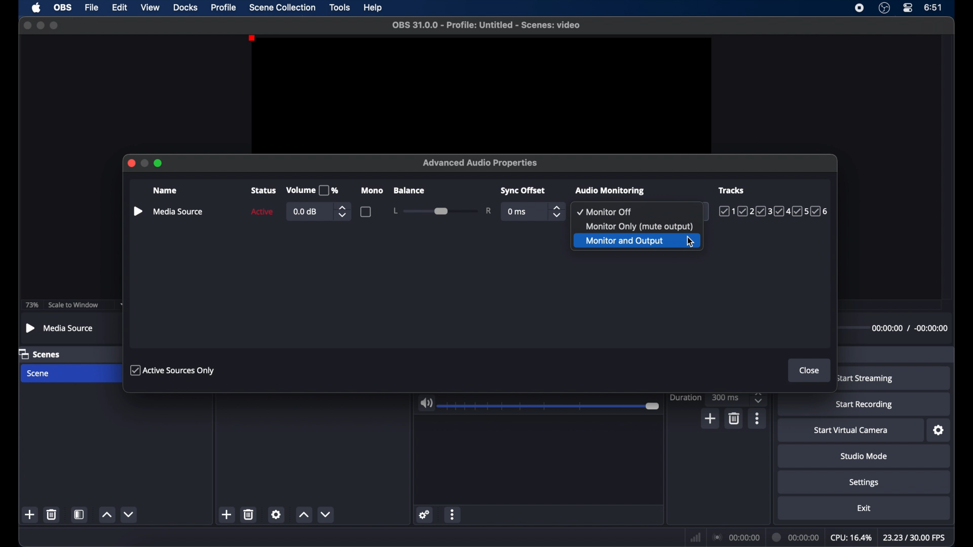 This screenshot has width=973, height=547. I want to click on more options, so click(758, 418).